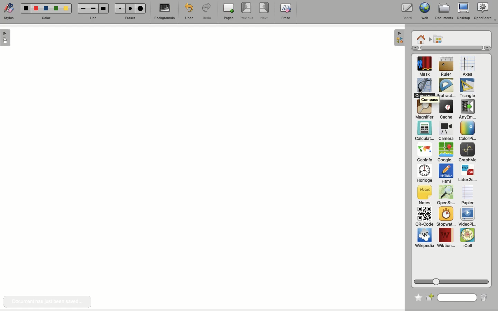 Image resolution: width=498 pixels, height=311 pixels. What do you see at coordinates (424, 112) in the screenshot?
I see `Magnifier` at bounding box center [424, 112].